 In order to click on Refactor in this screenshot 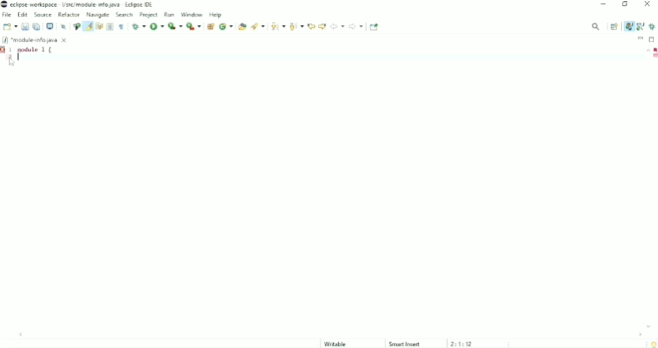, I will do `click(69, 14)`.